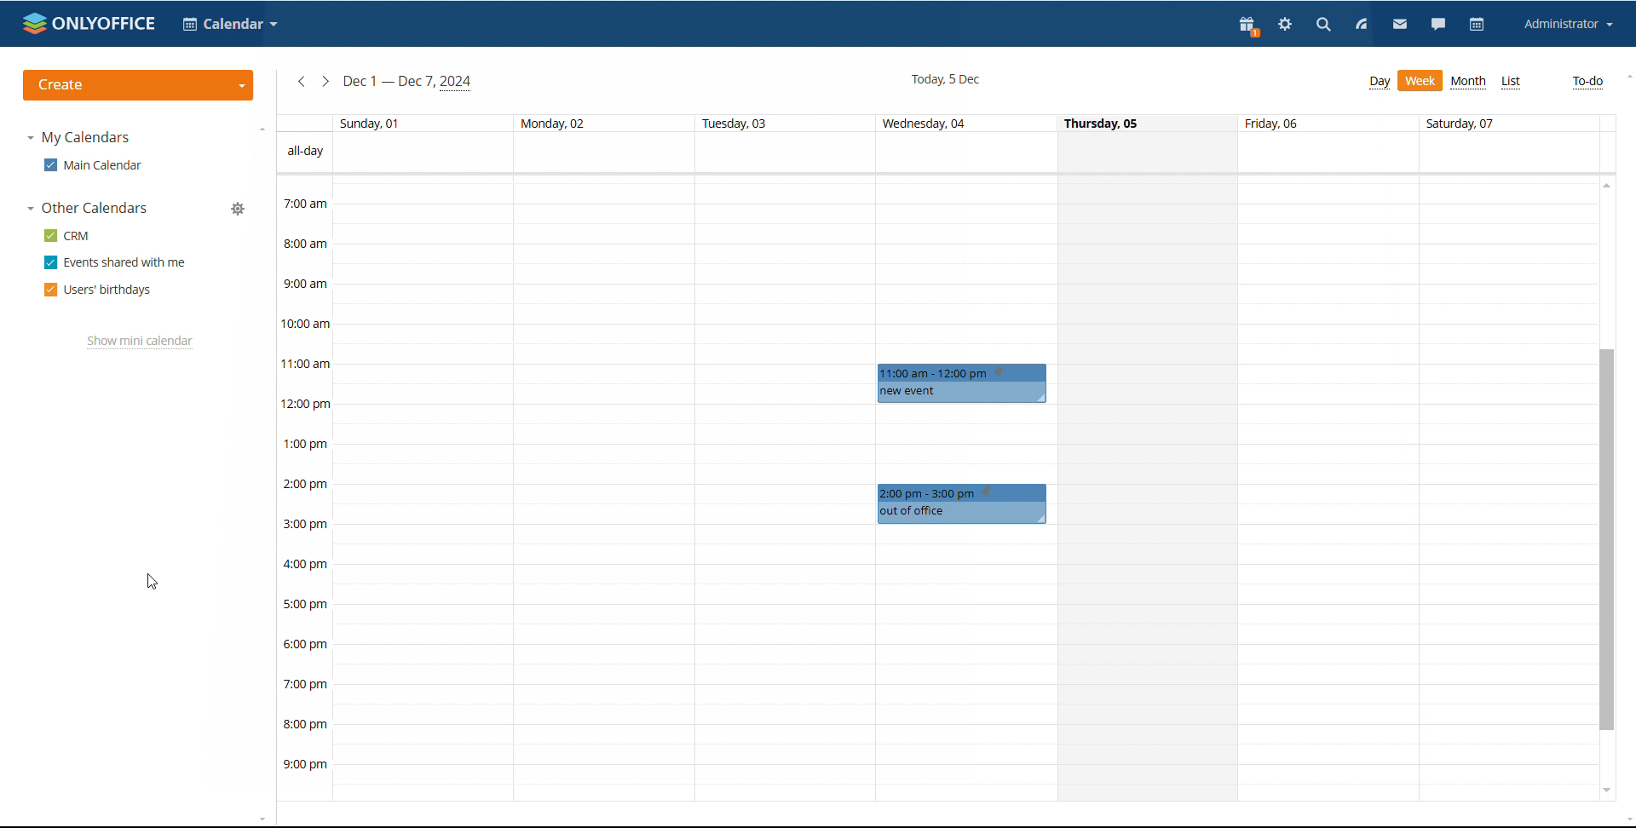 The width and height of the screenshot is (1636, 828). I want to click on allday events, so click(938, 152).